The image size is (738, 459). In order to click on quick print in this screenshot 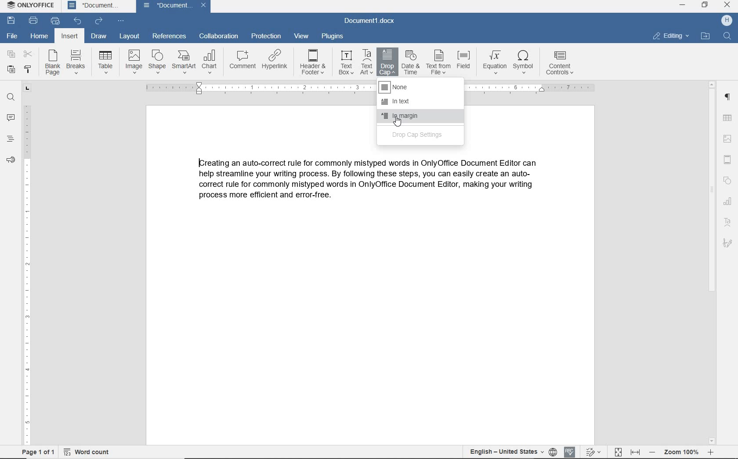, I will do `click(55, 21)`.